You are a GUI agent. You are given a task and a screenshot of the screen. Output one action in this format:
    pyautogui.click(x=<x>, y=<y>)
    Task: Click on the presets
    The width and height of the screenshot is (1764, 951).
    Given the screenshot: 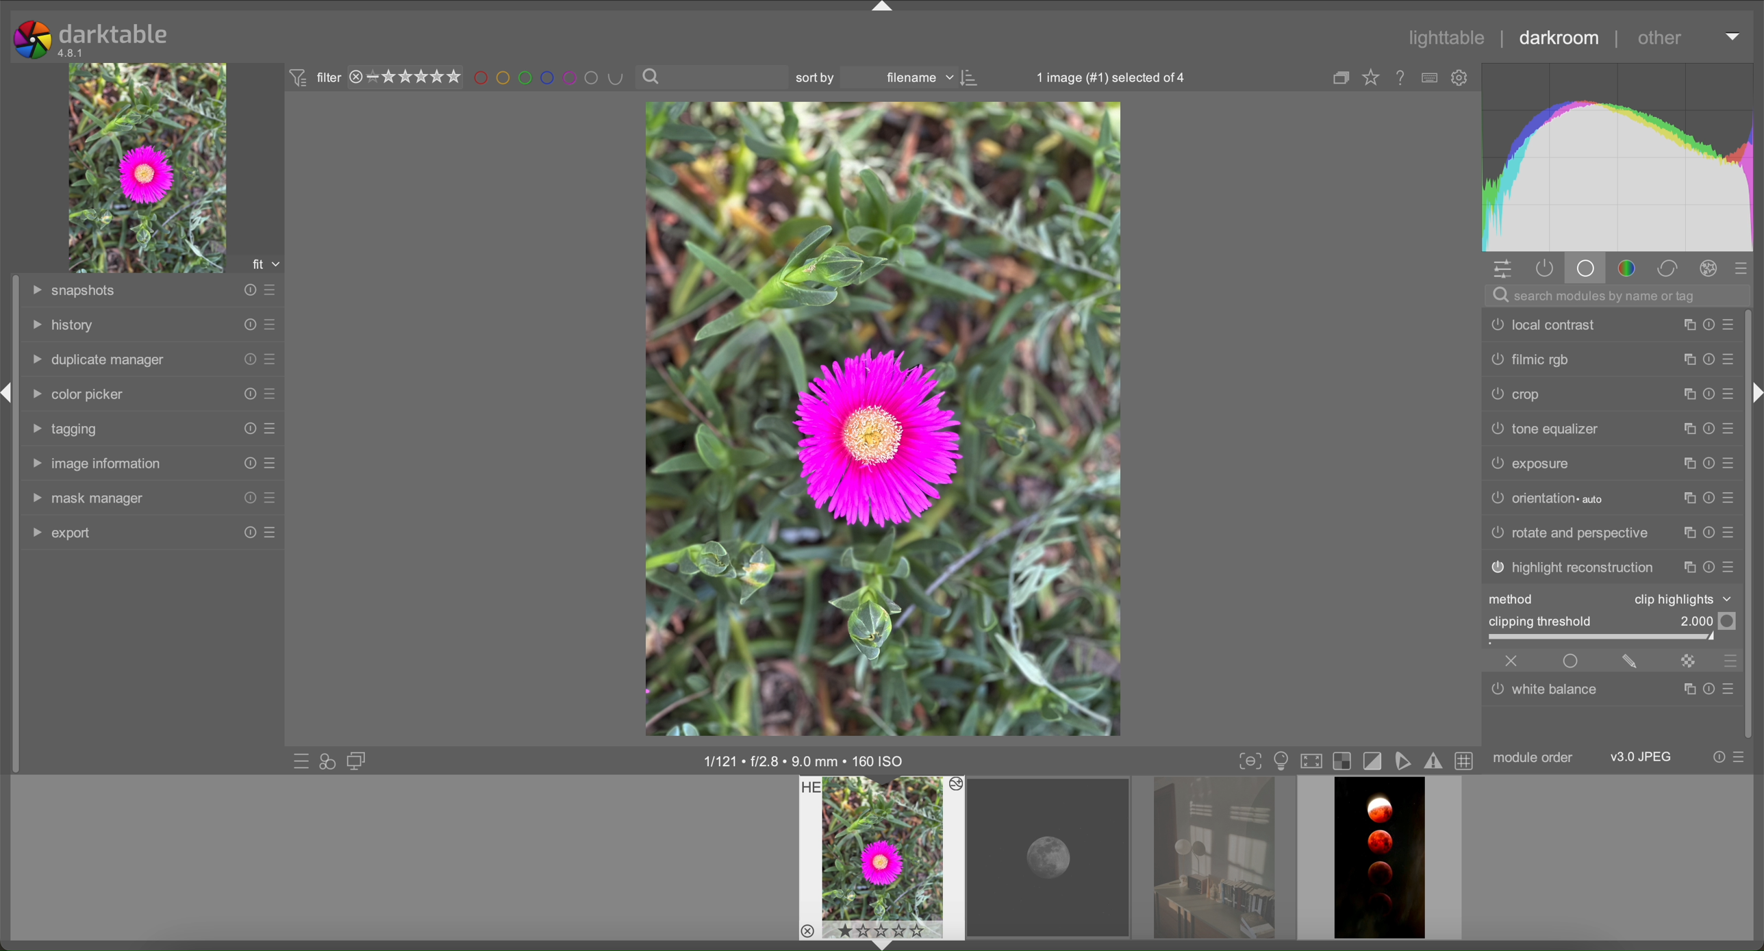 What is the action you would take?
    pyautogui.click(x=270, y=360)
    